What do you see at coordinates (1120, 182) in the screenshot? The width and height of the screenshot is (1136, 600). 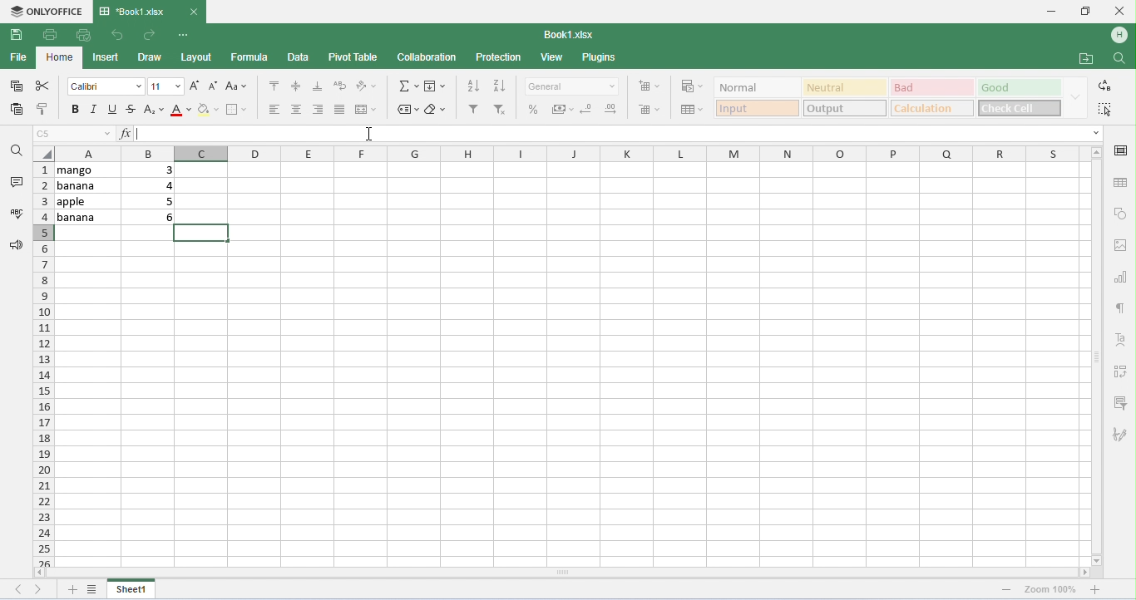 I see `table settings` at bounding box center [1120, 182].